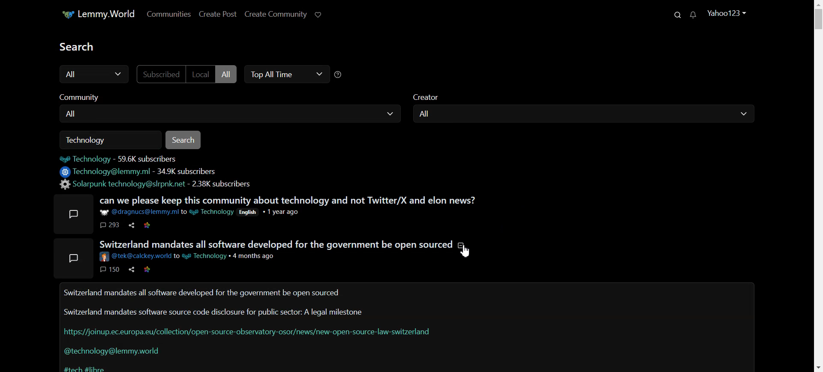  Describe the element at coordinates (132, 270) in the screenshot. I see `share` at that location.